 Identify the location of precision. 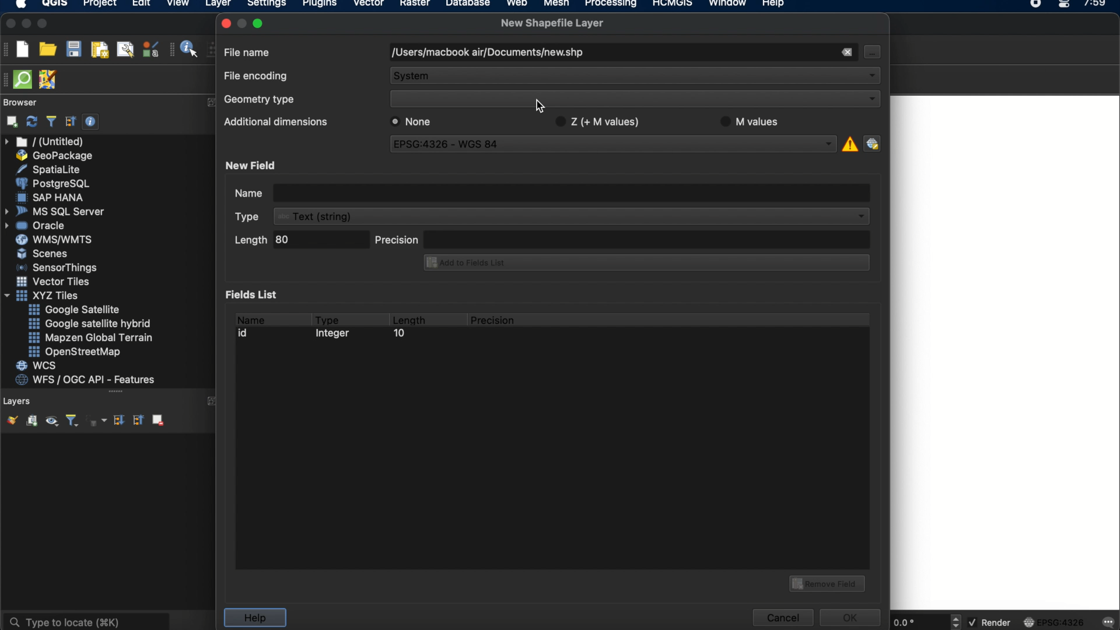
(622, 239).